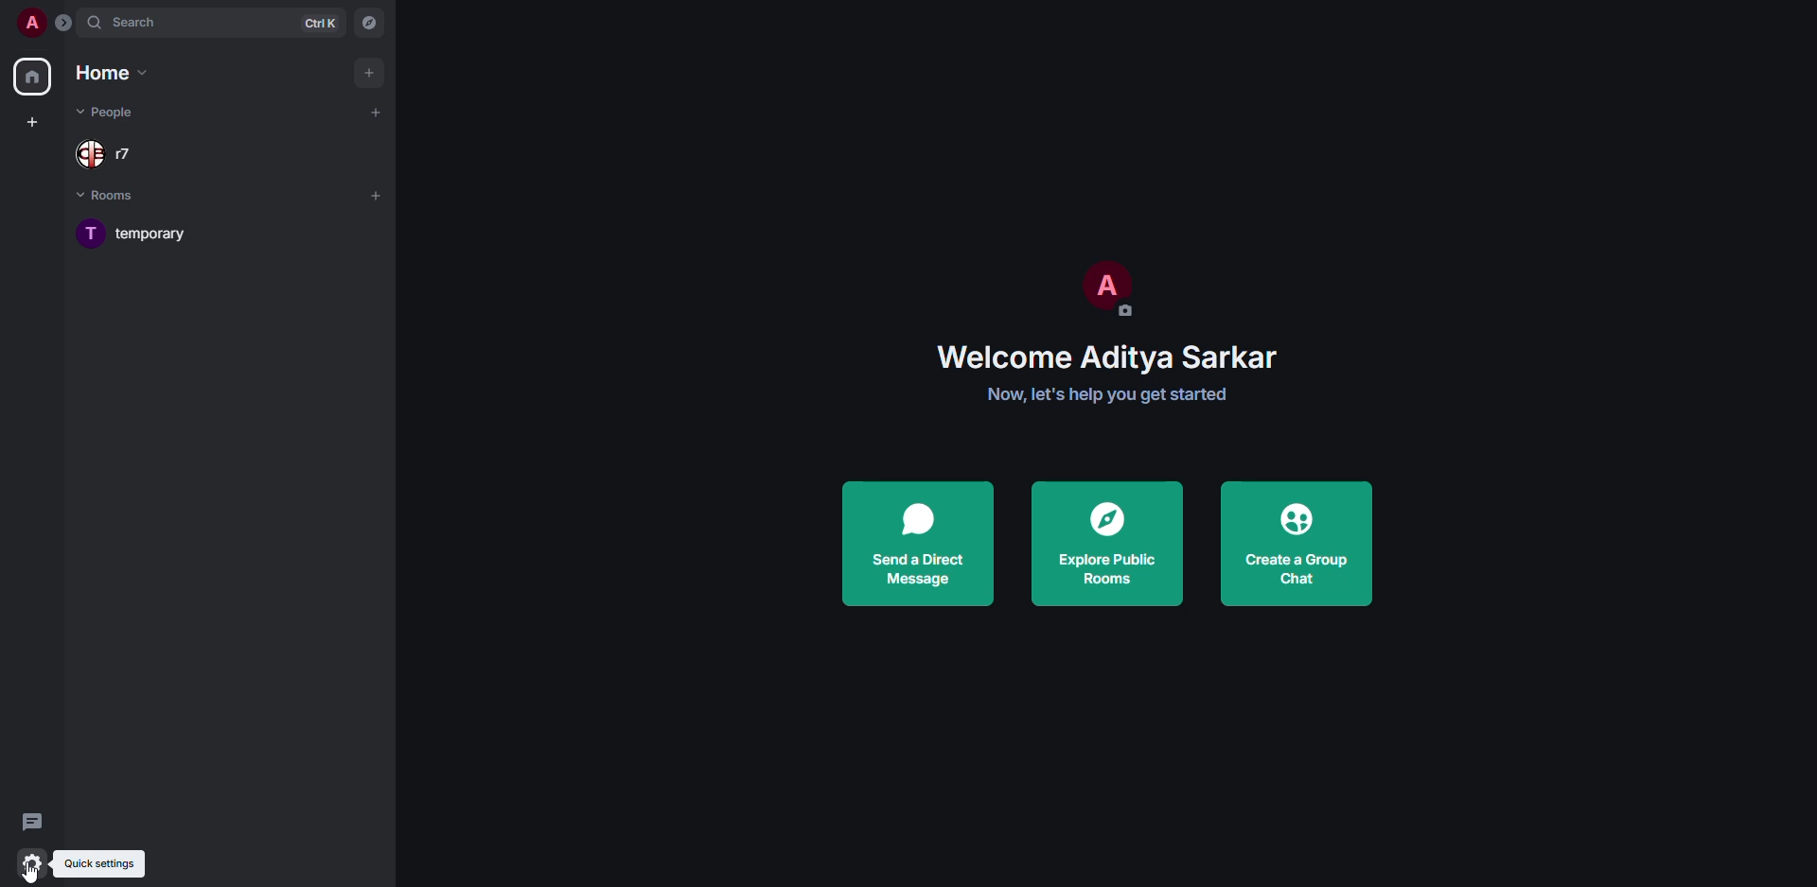 Image resolution: width=1817 pixels, height=887 pixels. What do you see at coordinates (918, 546) in the screenshot?
I see `send a direct message` at bounding box center [918, 546].